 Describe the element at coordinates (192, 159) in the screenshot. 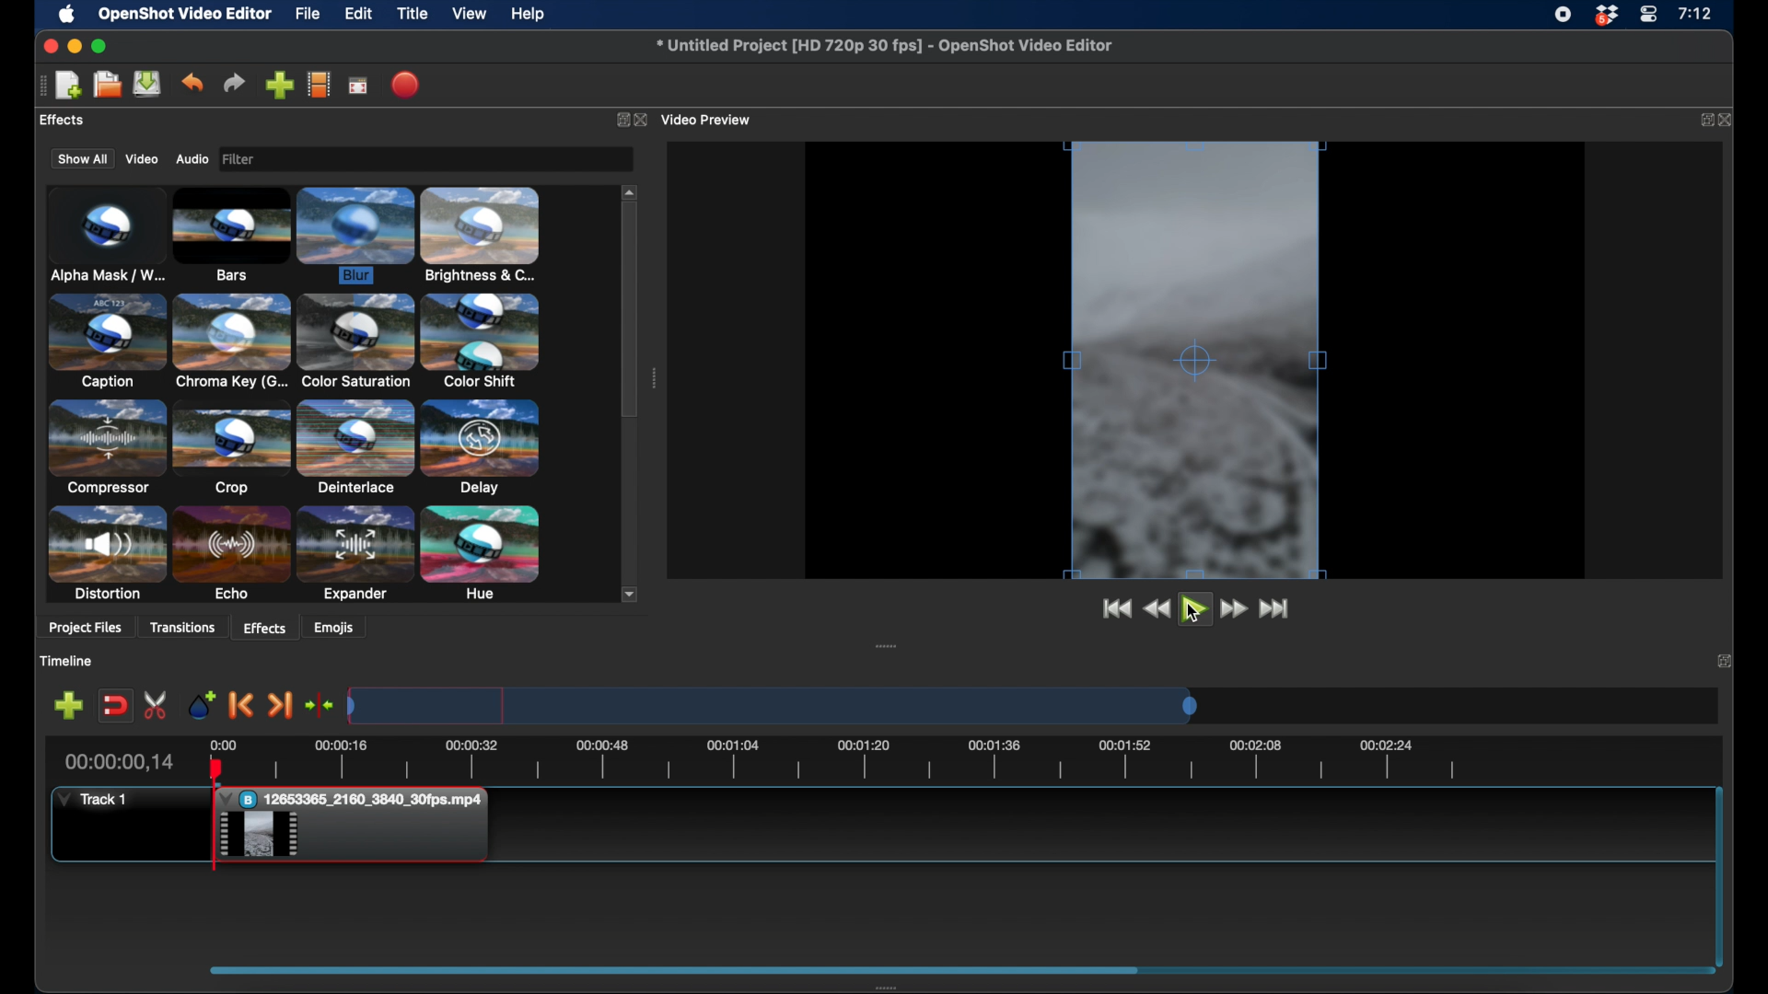

I see `audio` at that location.